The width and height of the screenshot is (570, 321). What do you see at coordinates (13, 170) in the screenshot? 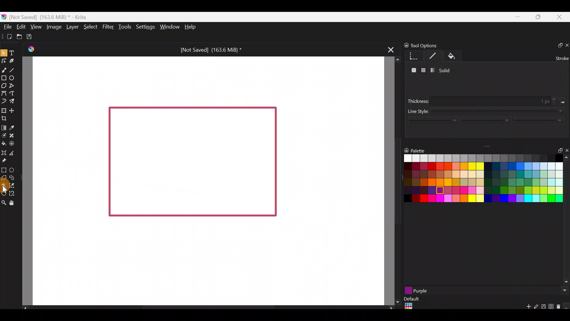
I see `Elliptical selection tool` at bounding box center [13, 170].